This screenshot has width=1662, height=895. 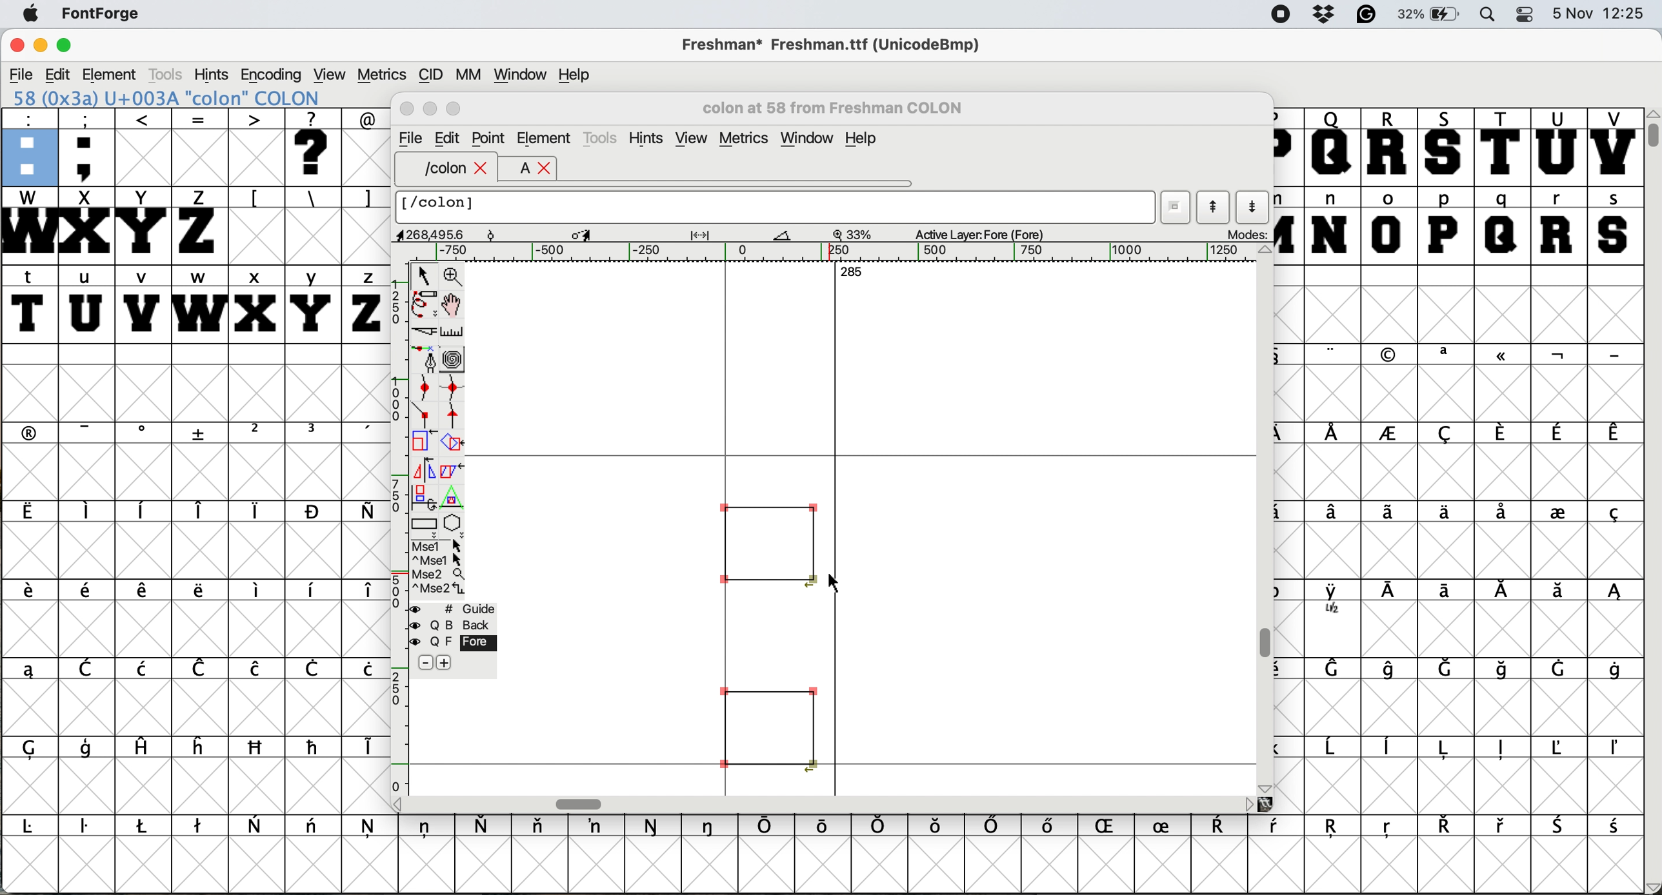 I want to click on symbol, so click(x=363, y=433).